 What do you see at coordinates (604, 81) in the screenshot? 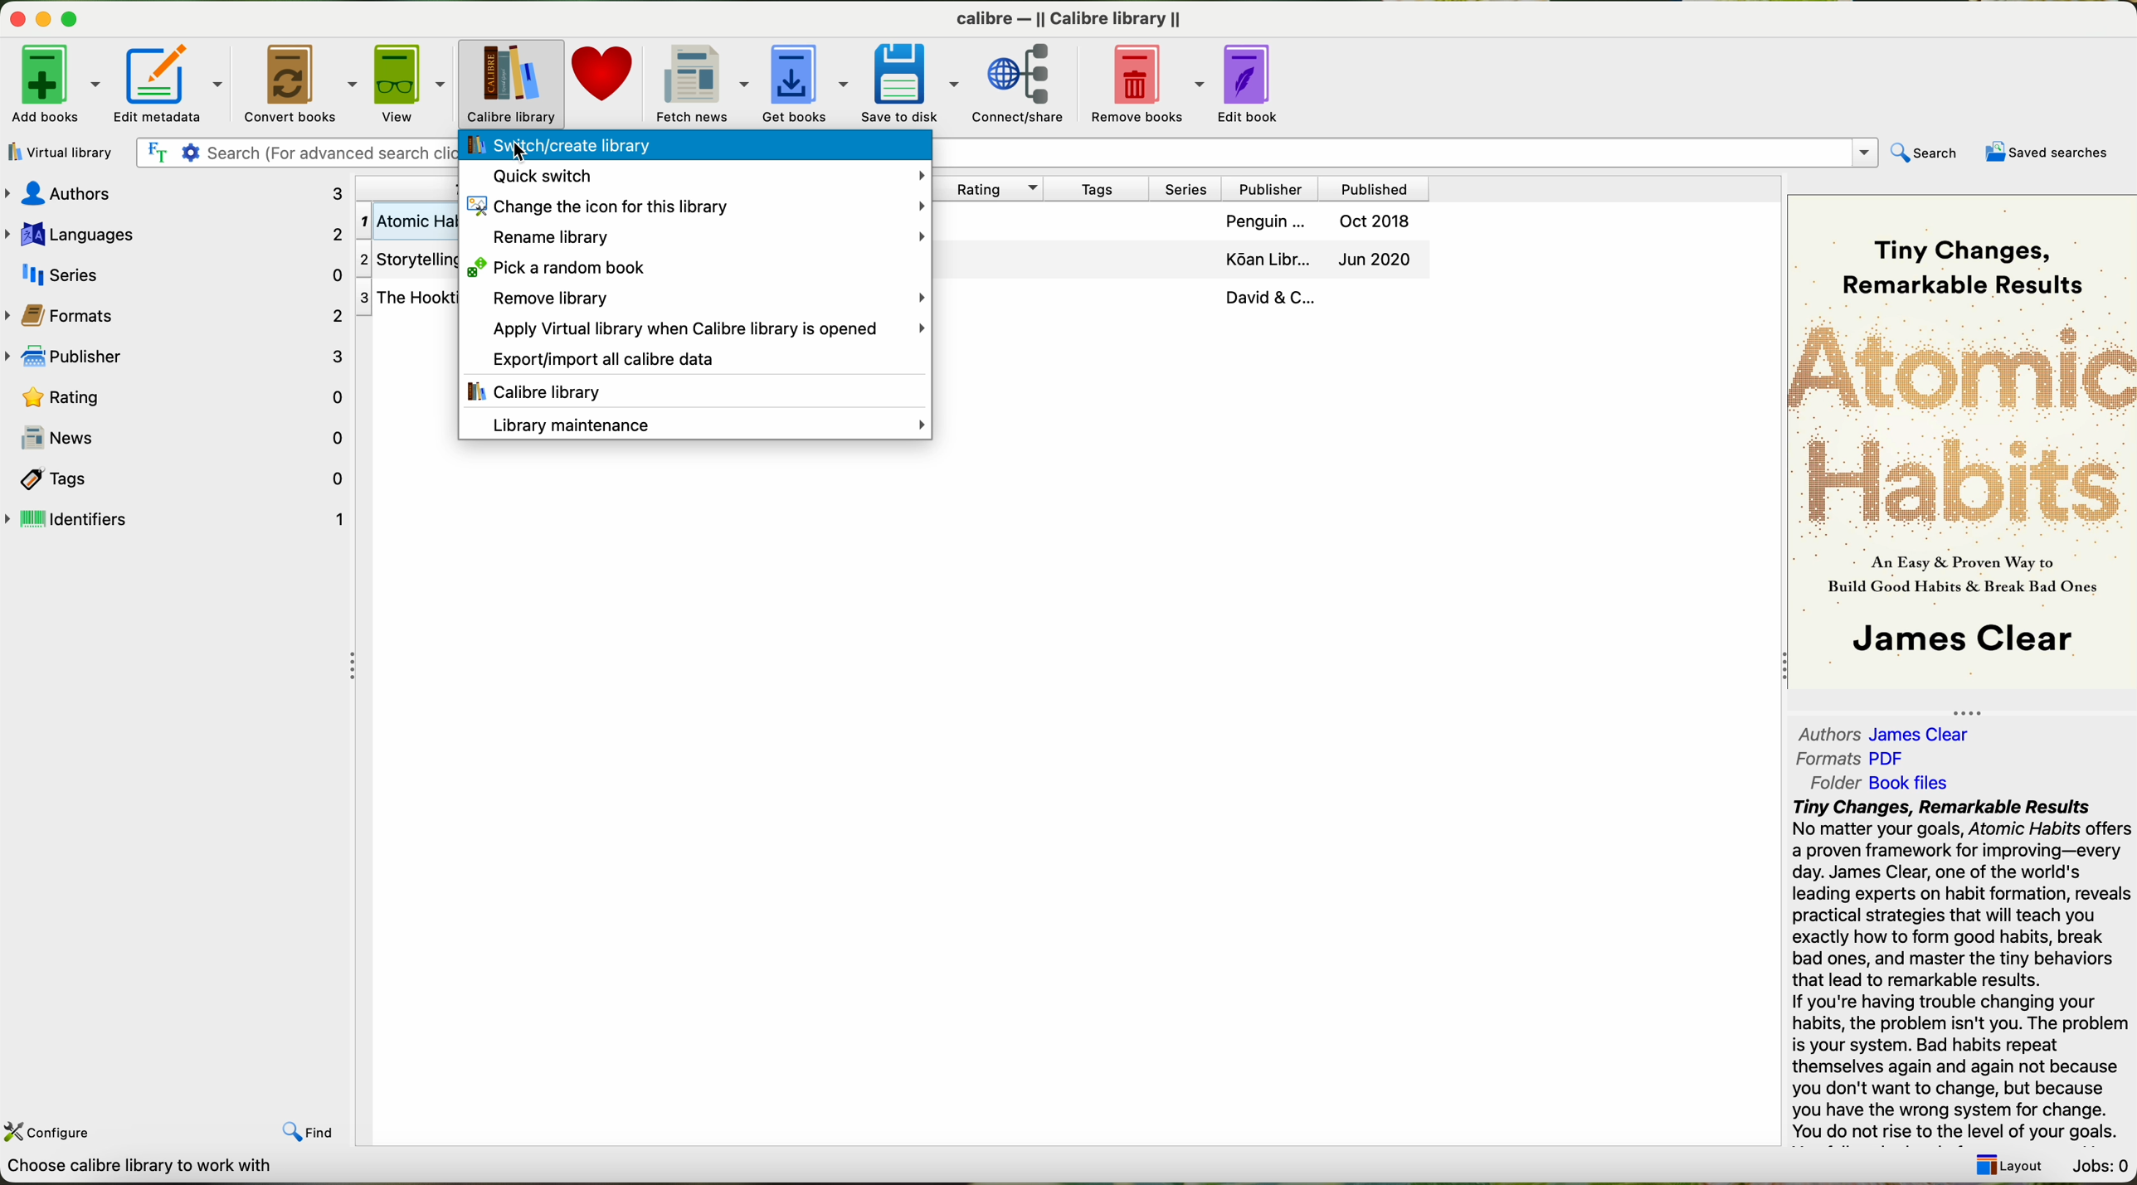
I see `donate` at bounding box center [604, 81].